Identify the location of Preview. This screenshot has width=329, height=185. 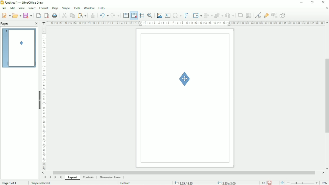
(19, 48).